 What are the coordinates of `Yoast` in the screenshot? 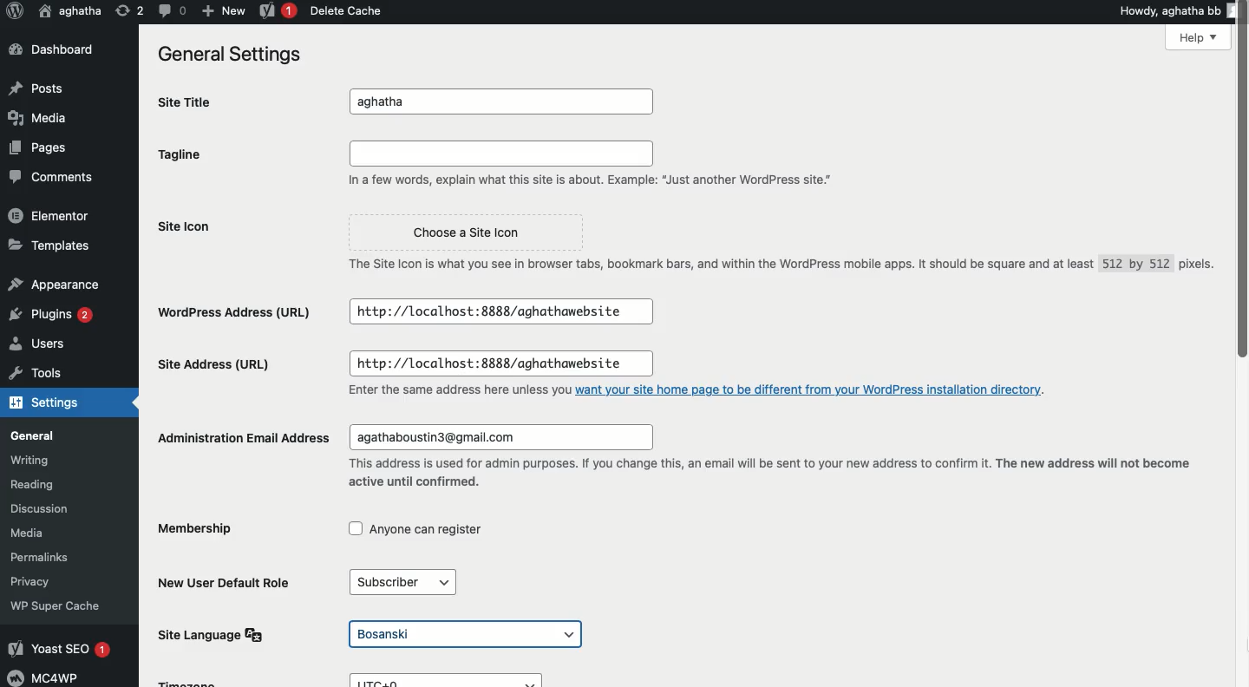 It's located at (278, 10).